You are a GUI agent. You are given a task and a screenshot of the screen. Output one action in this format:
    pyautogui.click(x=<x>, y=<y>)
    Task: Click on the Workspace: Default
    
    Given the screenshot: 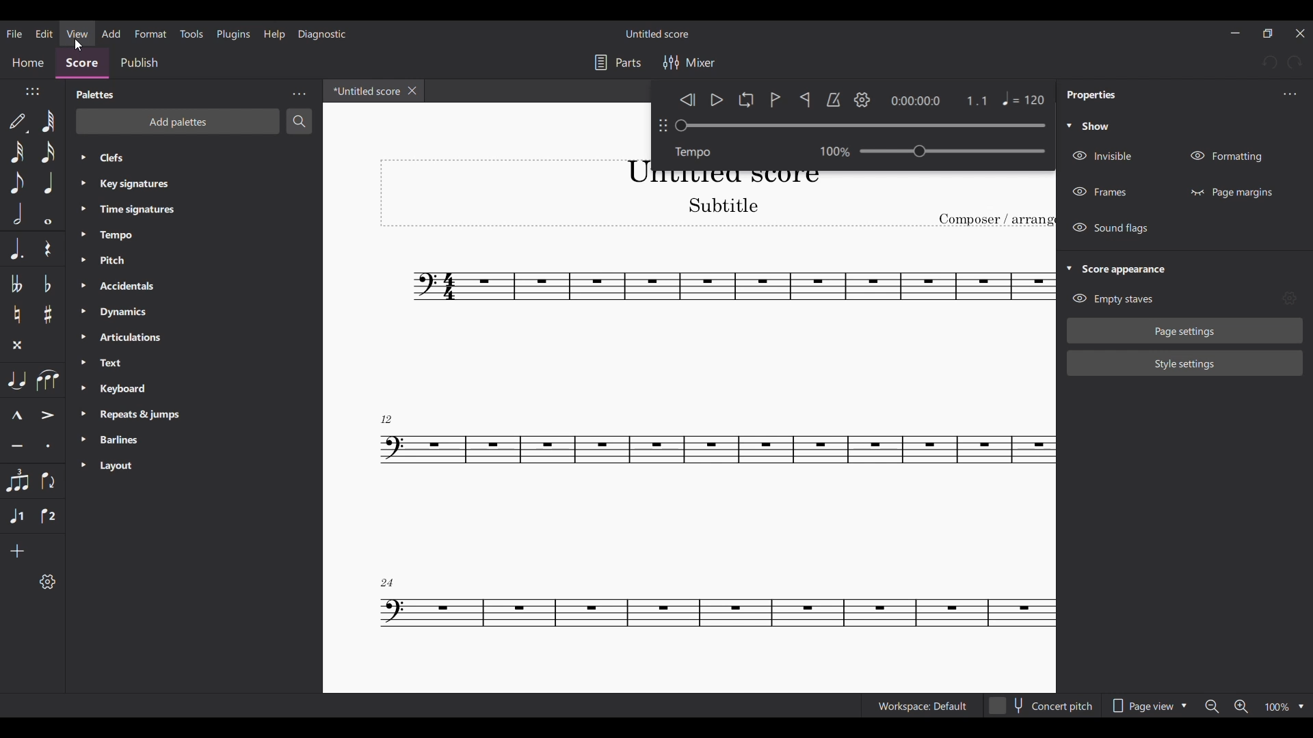 What is the action you would take?
    pyautogui.click(x=922, y=705)
    